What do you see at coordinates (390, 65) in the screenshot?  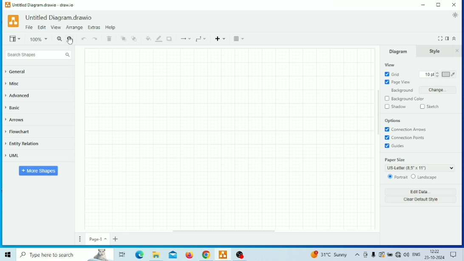 I see `View` at bounding box center [390, 65].